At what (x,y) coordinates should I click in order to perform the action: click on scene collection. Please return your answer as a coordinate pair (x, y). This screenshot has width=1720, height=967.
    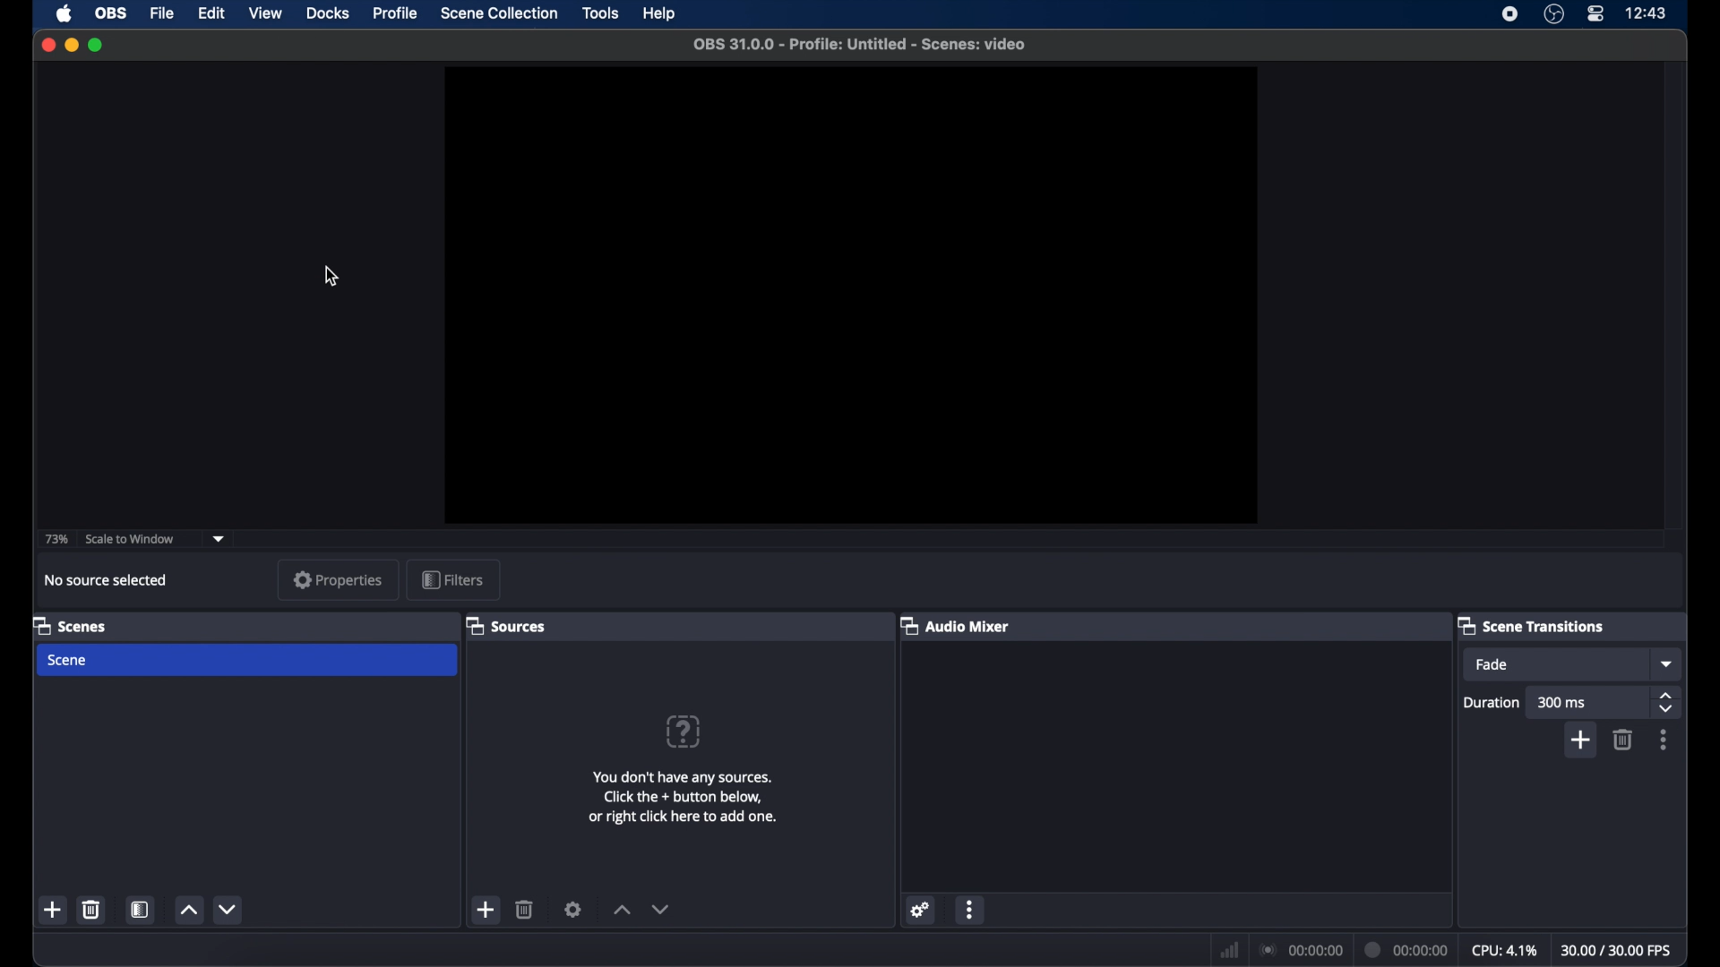
    Looking at the image, I should click on (499, 13).